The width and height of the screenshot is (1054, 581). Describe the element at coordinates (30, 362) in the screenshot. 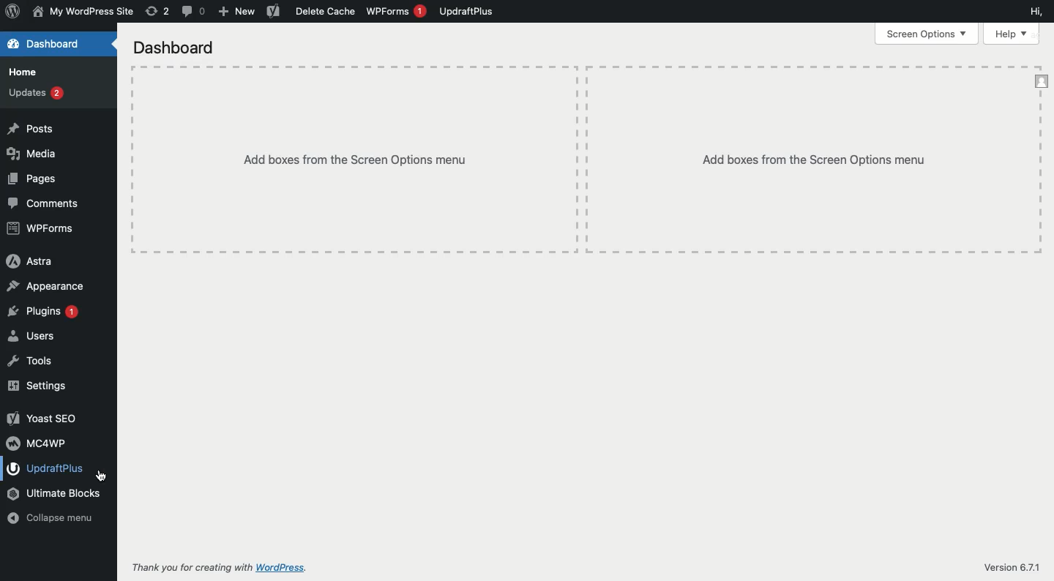

I see `Tools` at that location.